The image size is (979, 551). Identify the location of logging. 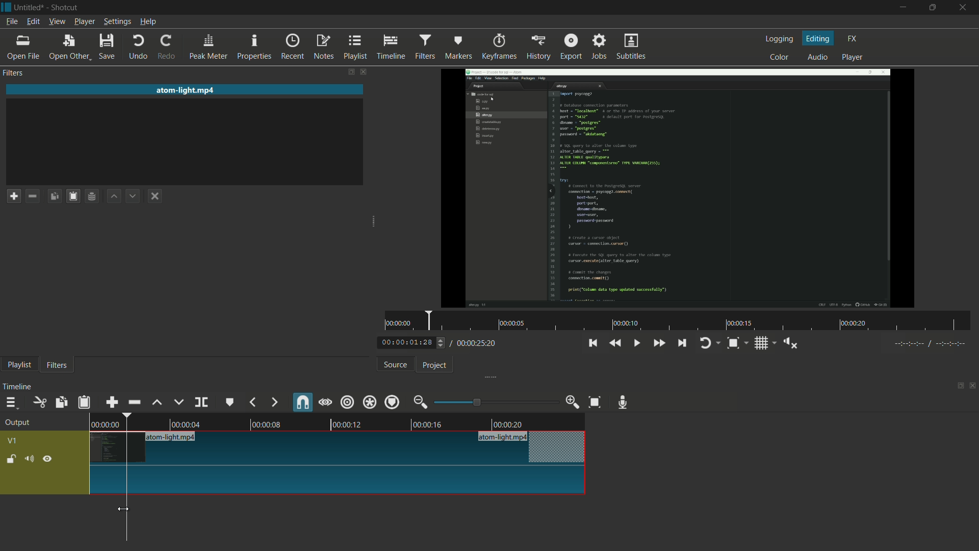
(781, 39).